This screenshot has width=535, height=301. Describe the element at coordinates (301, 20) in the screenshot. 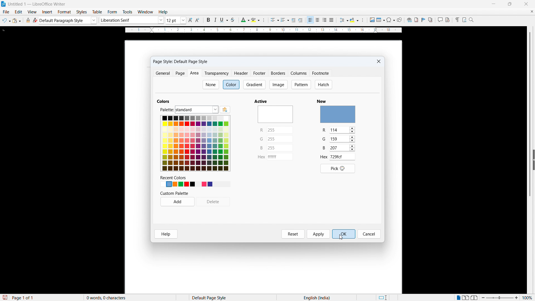

I see `Decrease indent ` at that location.